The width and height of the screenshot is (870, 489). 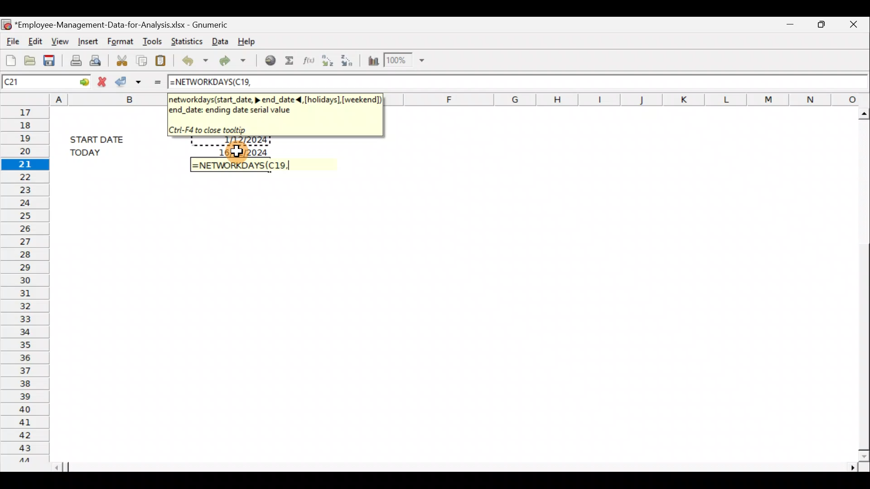 What do you see at coordinates (36, 41) in the screenshot?
I see `Edit` at bounding box center [36, 41].